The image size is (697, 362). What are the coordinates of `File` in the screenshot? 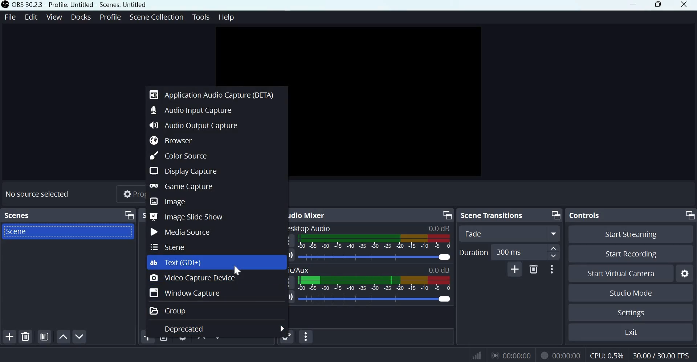 It's located at (11, 17).